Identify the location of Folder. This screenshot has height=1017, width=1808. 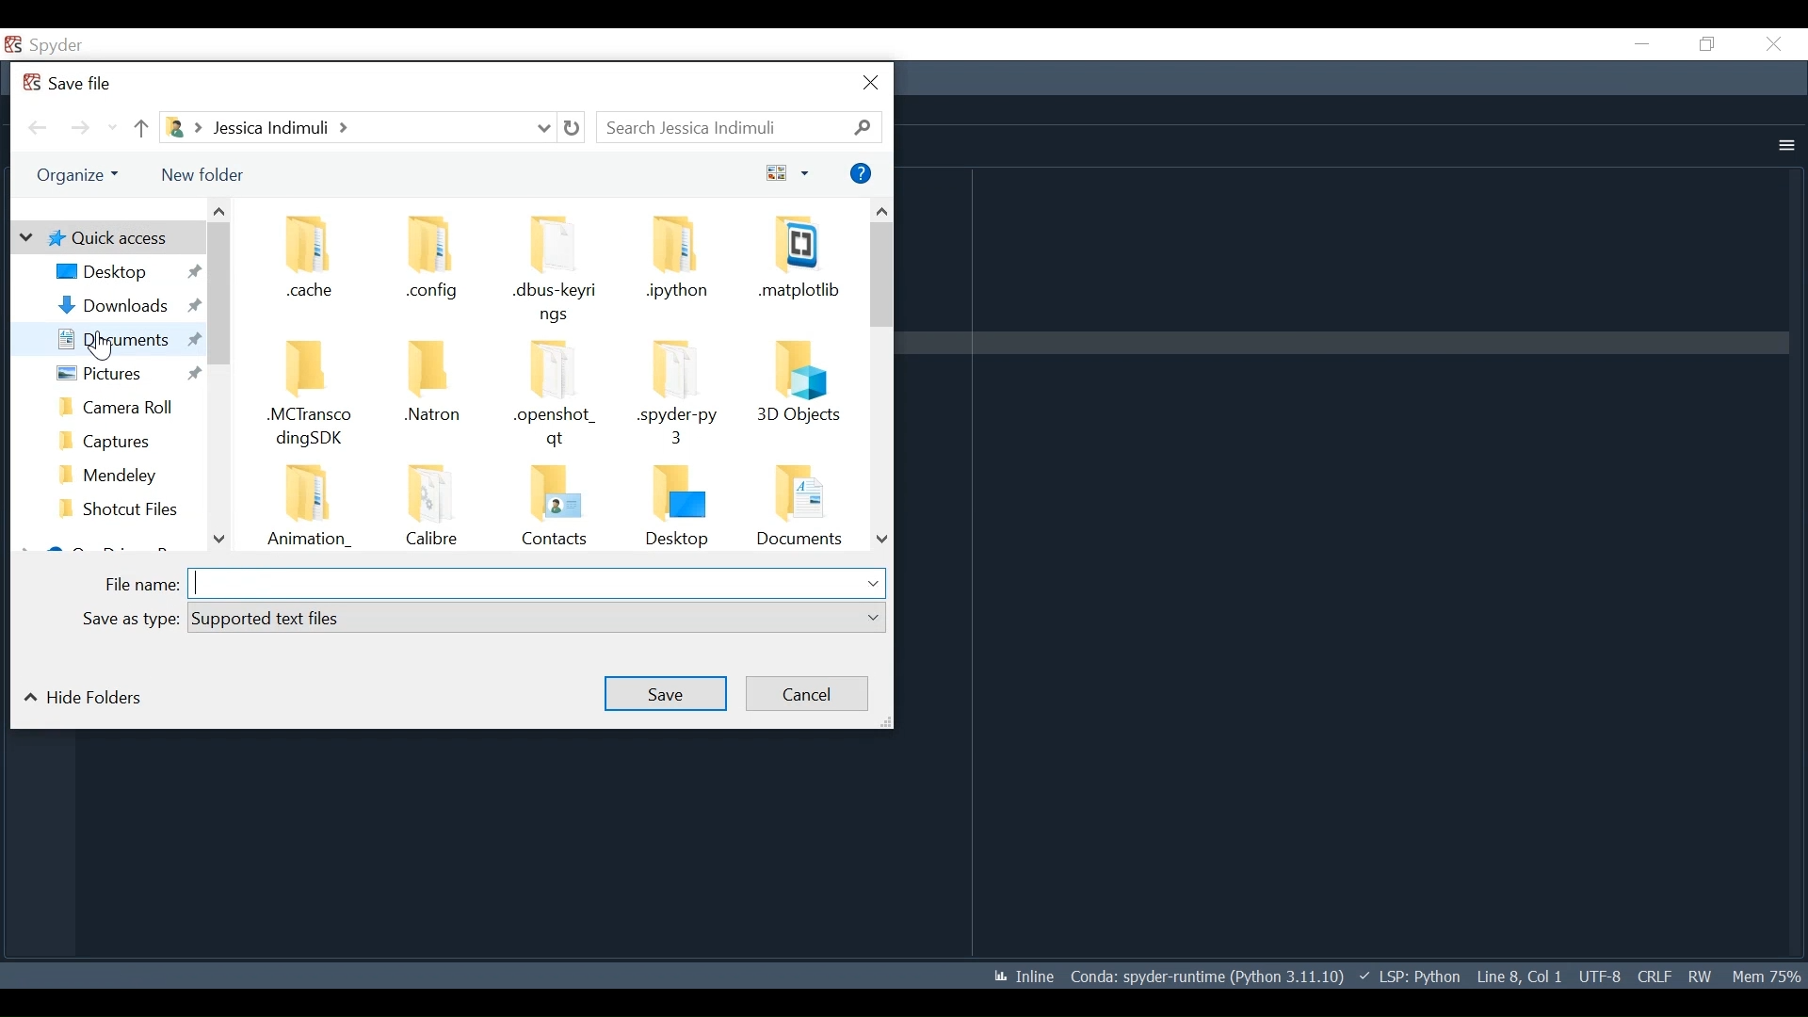
(800, 395).